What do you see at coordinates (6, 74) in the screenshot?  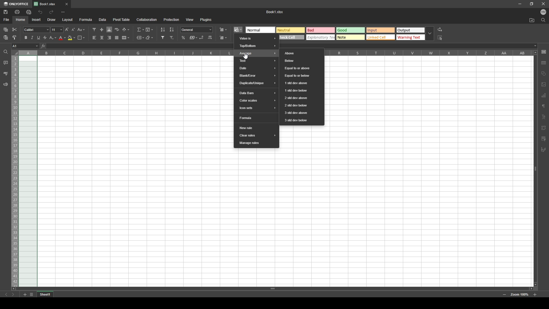 I see `spell check` at bounding box center [6, 74].